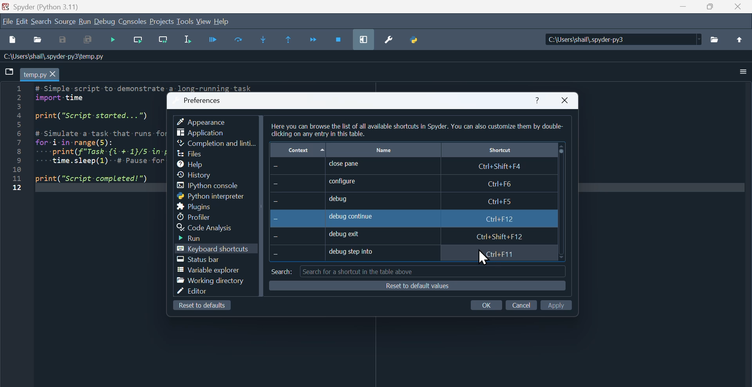  I want to click on debug exit, so click(408, 236).